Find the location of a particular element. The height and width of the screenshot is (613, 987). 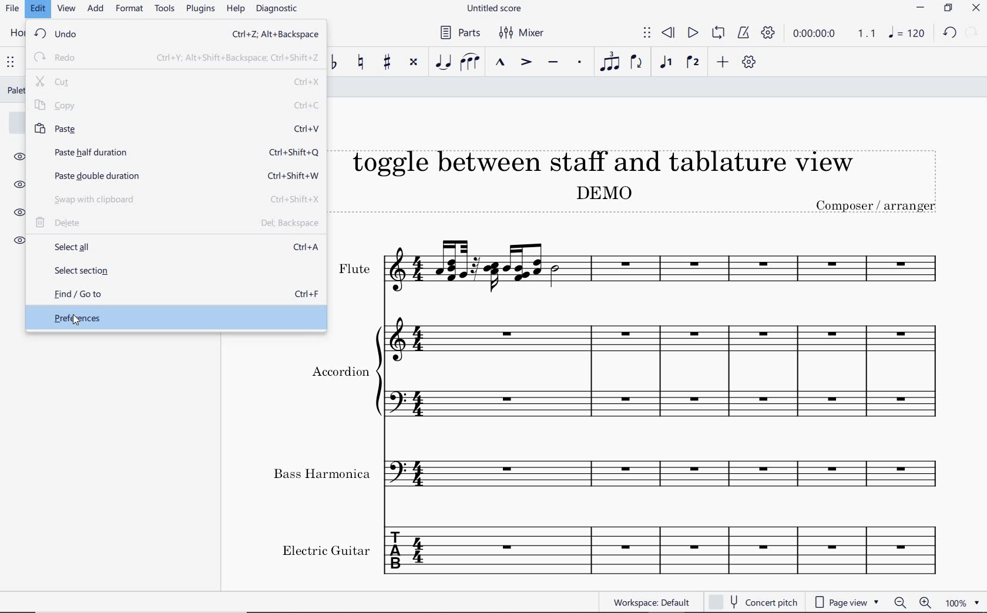

select section is located at coordinates (175, 271).